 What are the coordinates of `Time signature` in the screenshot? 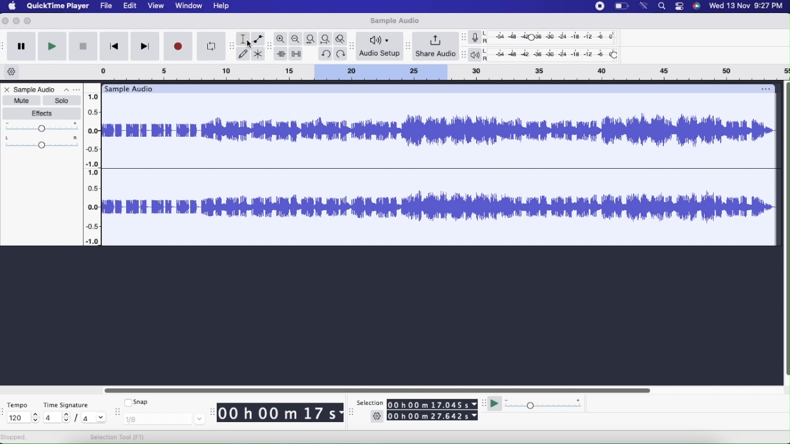 It's located at (70, 403).